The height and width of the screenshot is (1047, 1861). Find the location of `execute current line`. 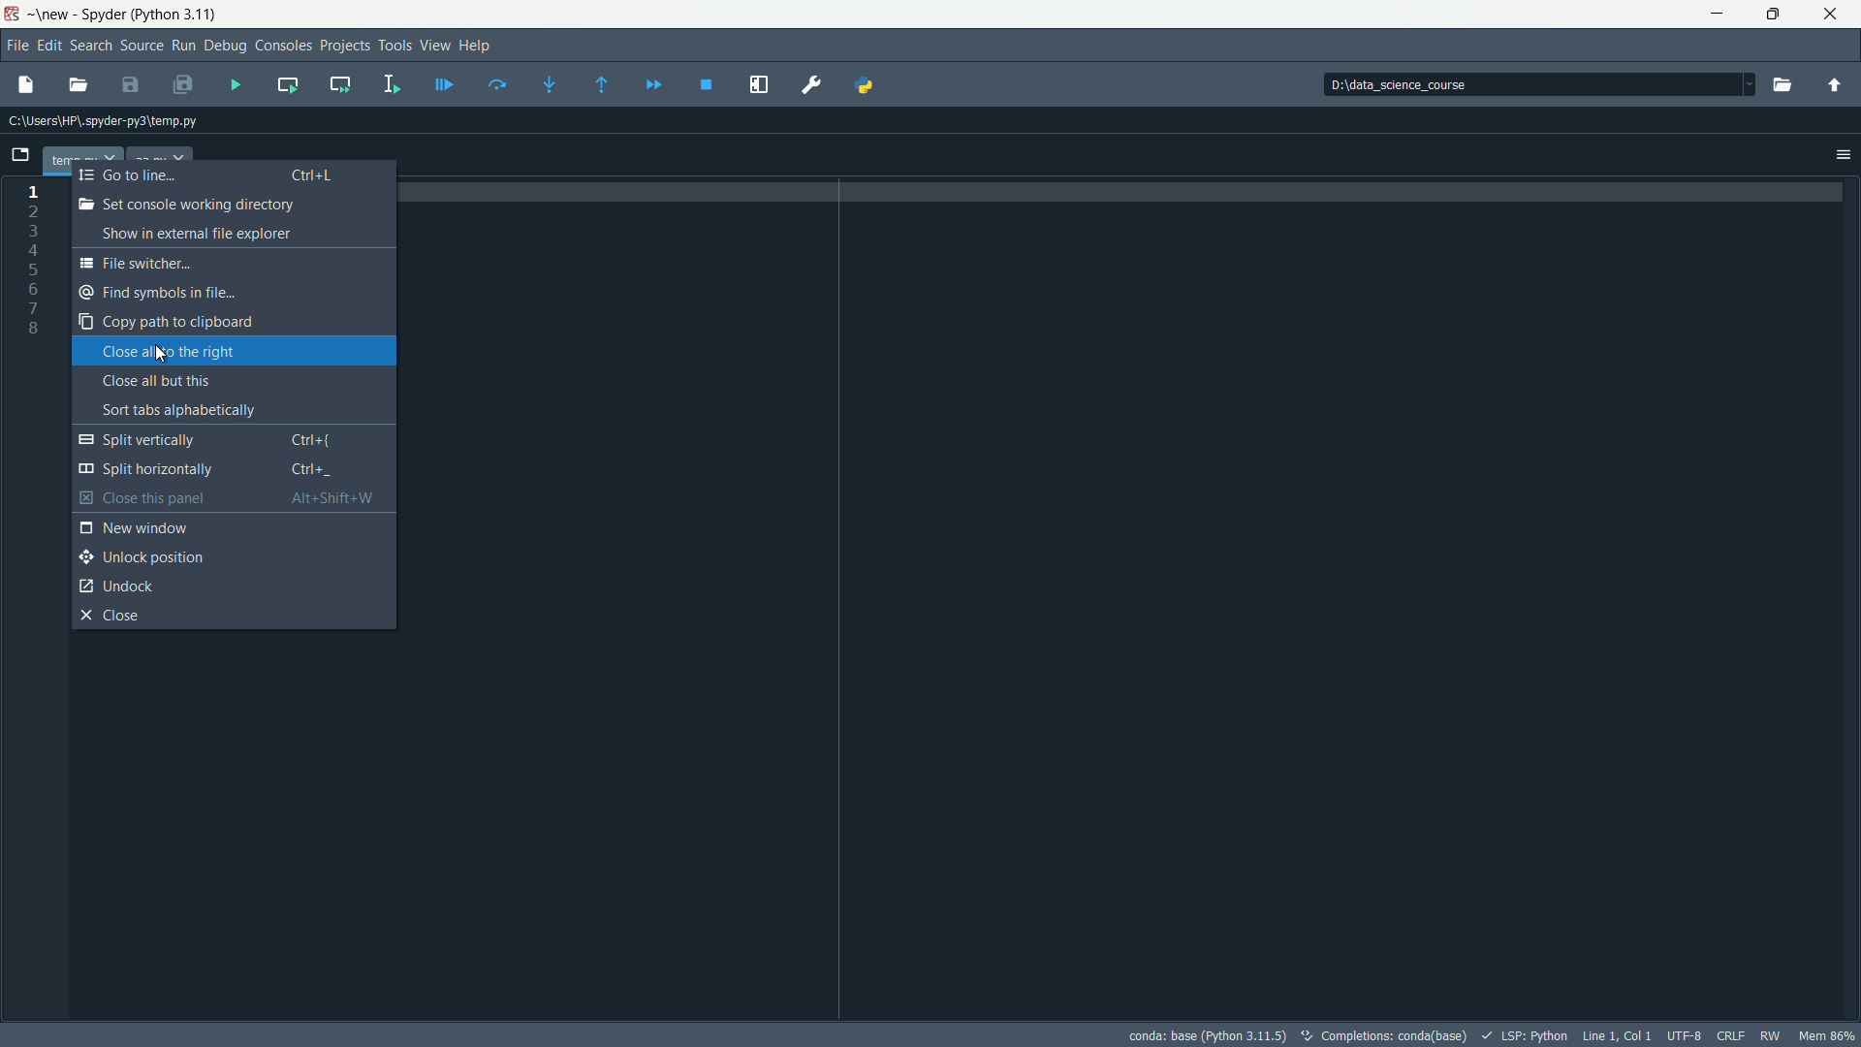

execute current line is located at coordinates (499, 83).